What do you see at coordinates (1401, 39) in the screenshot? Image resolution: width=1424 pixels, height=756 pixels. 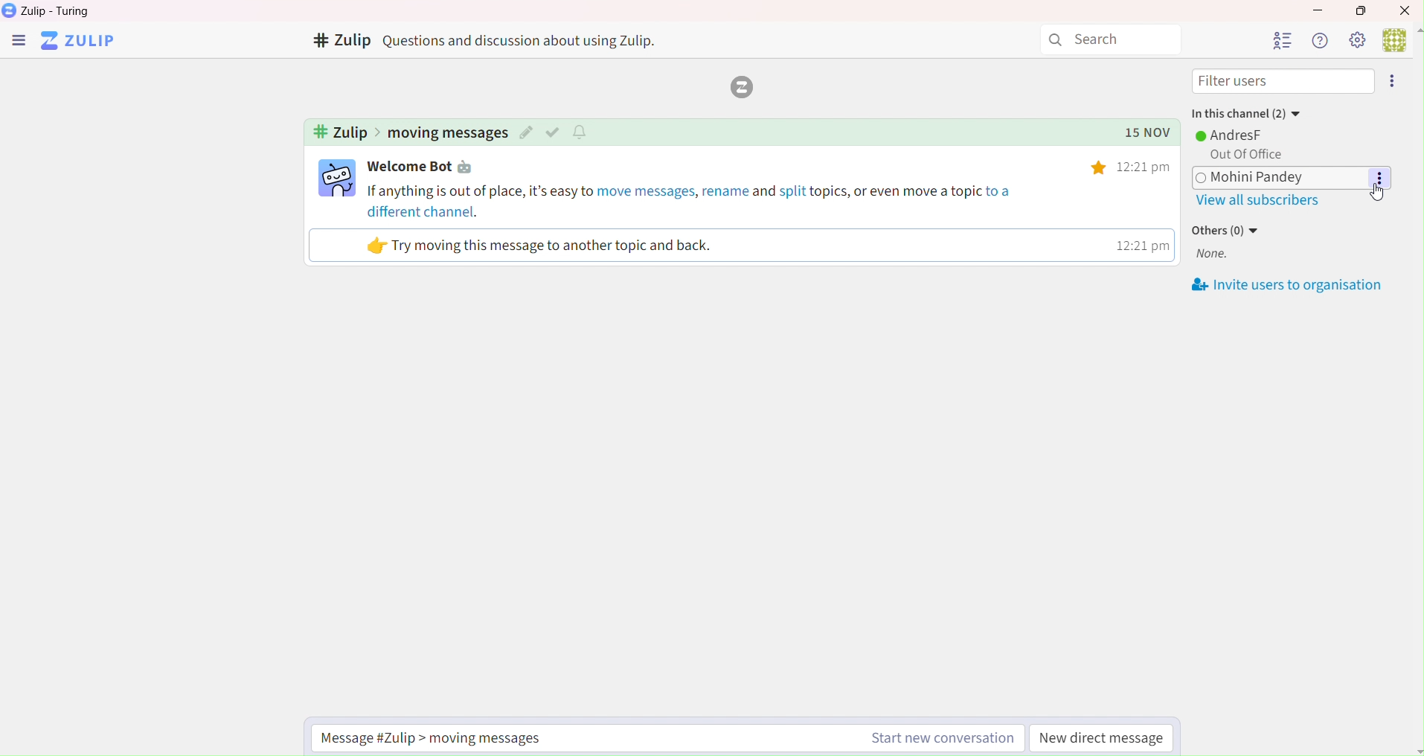 I see `User` at bounding box center [1401, 39].